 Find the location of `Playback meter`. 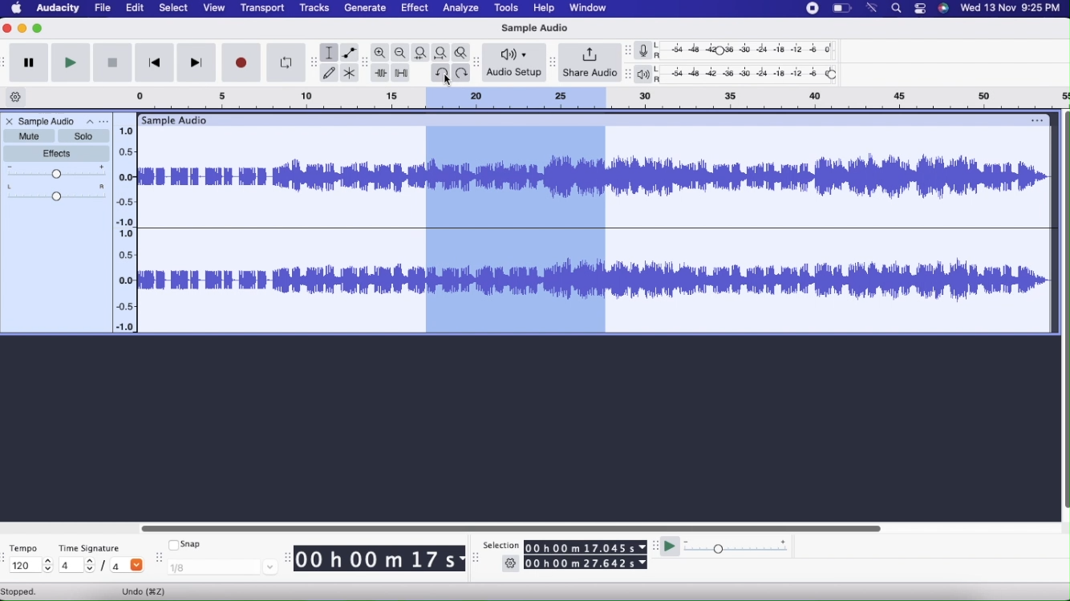

Playback meter is located at coordinates (647, 74).